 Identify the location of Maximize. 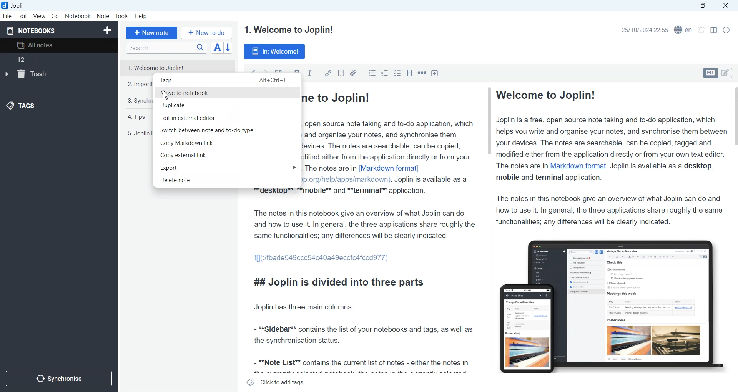
(705, 6).